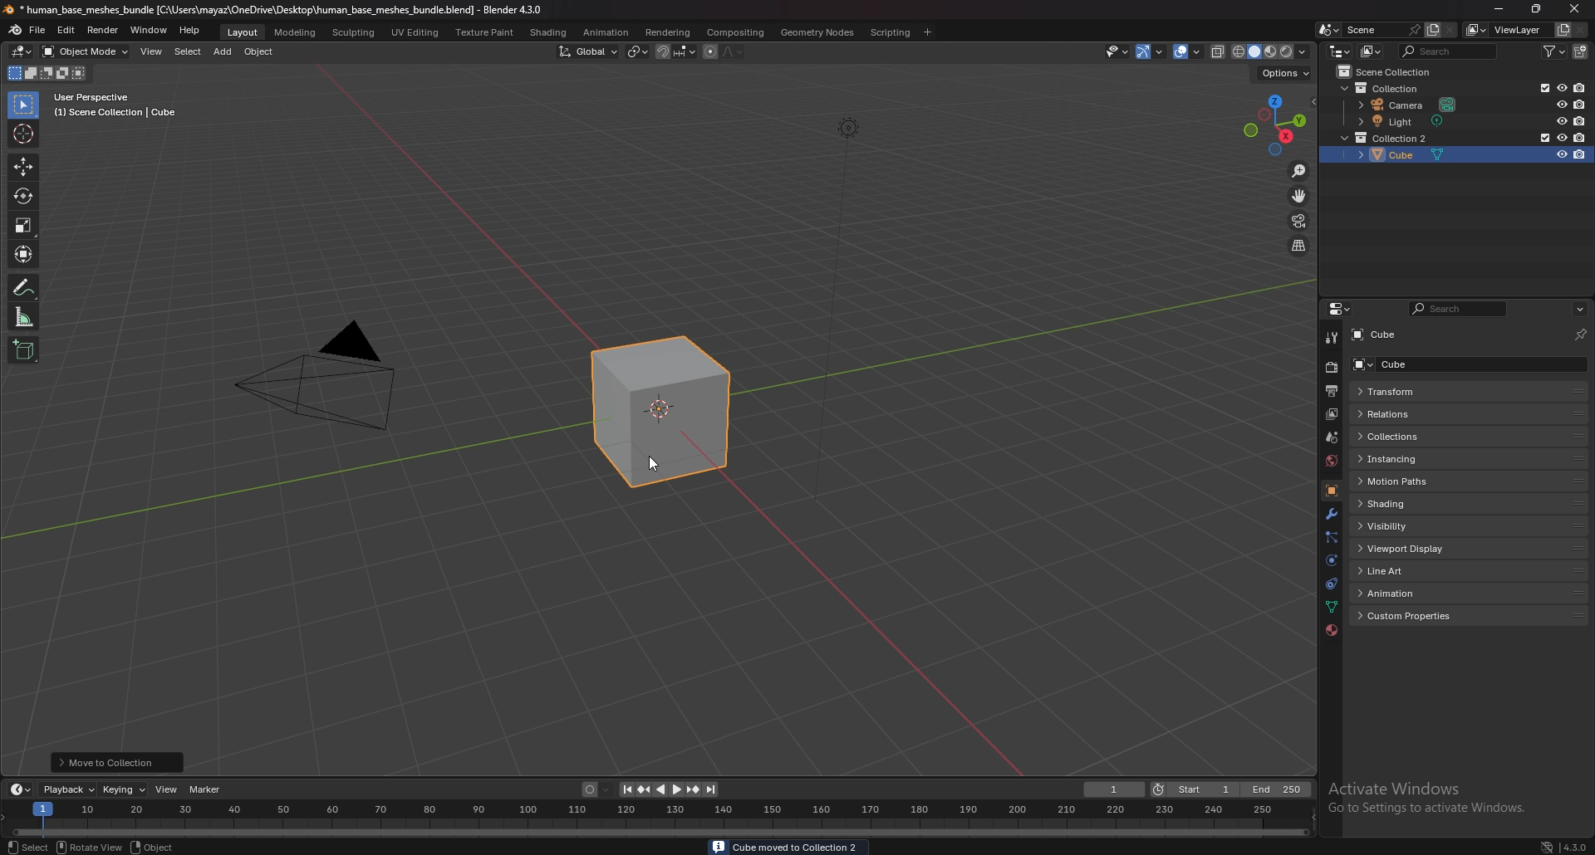 The height and width of the screenshot is (855, 1595). I want to click on disable in renders, so click(1580, 154).